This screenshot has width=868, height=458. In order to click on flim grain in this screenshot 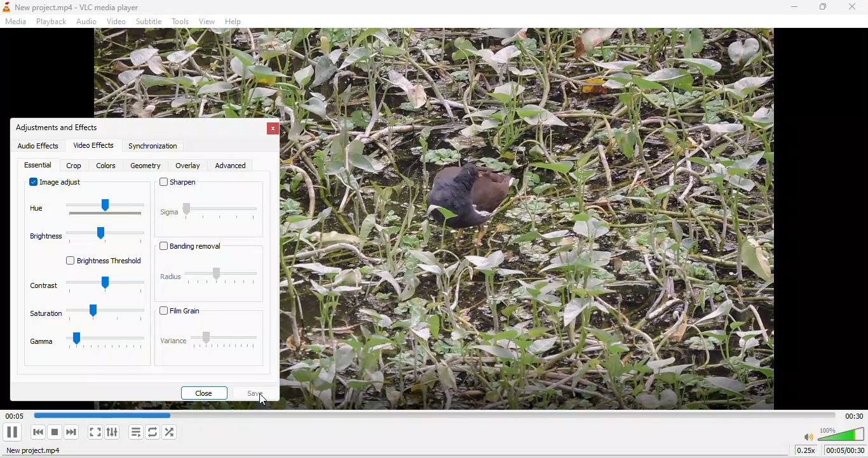, I will do `click(211, 311)`.